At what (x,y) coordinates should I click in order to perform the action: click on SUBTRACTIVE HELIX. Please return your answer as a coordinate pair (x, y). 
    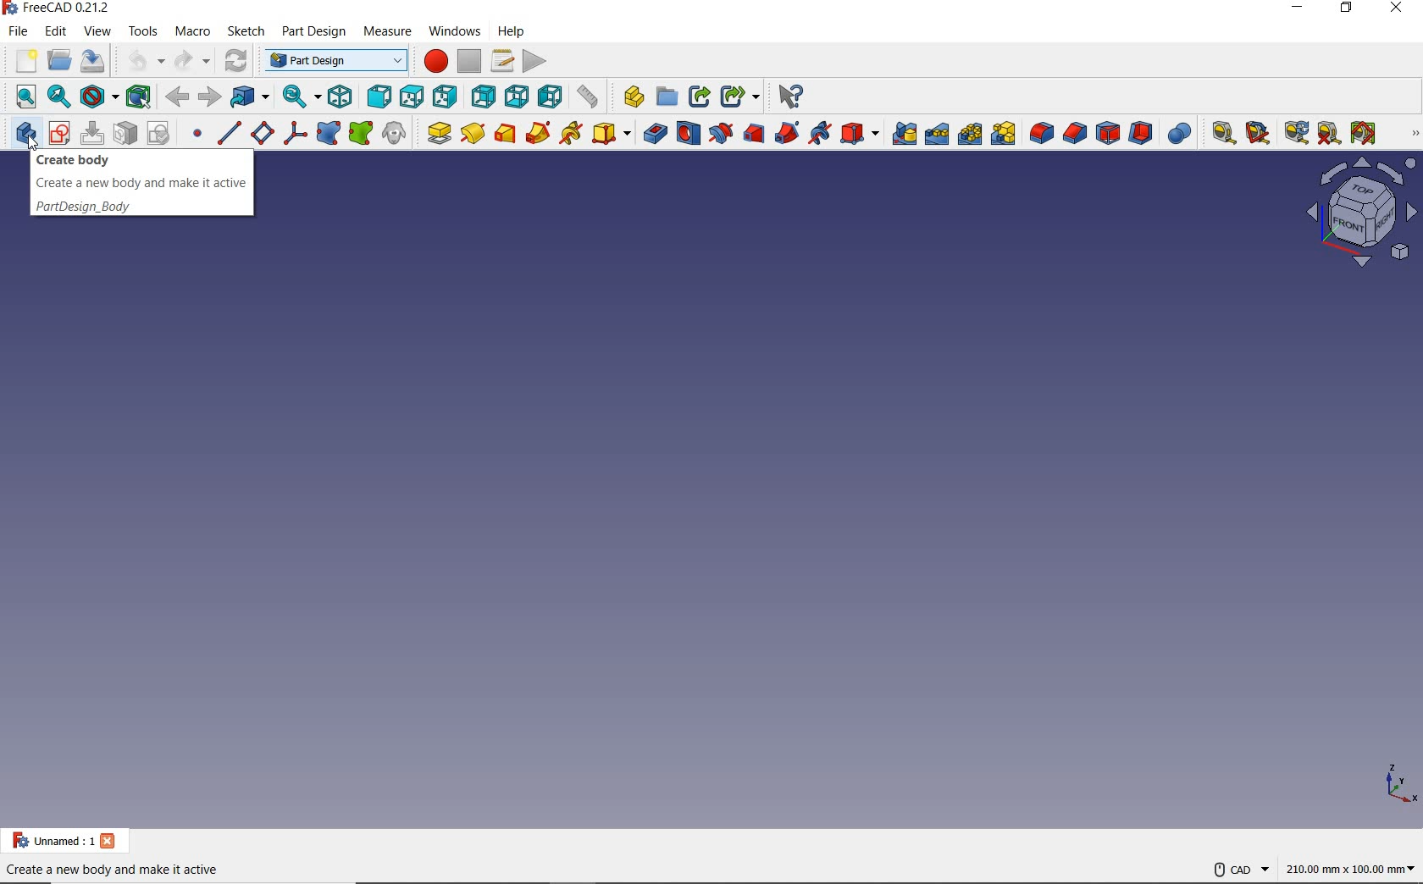
    Looking at the image, I should click on (822, 133).